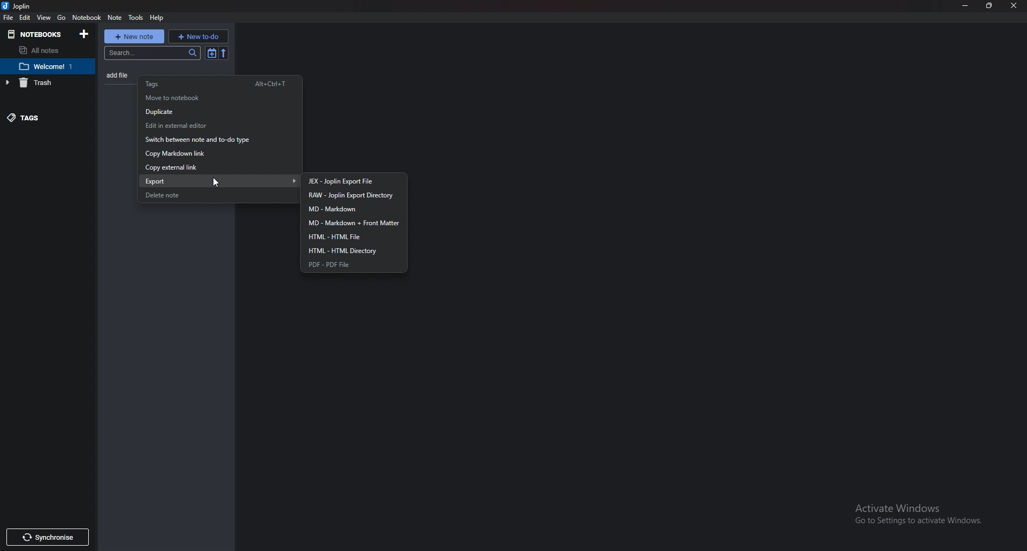  I want to click on Minimize, so click(966, 5).